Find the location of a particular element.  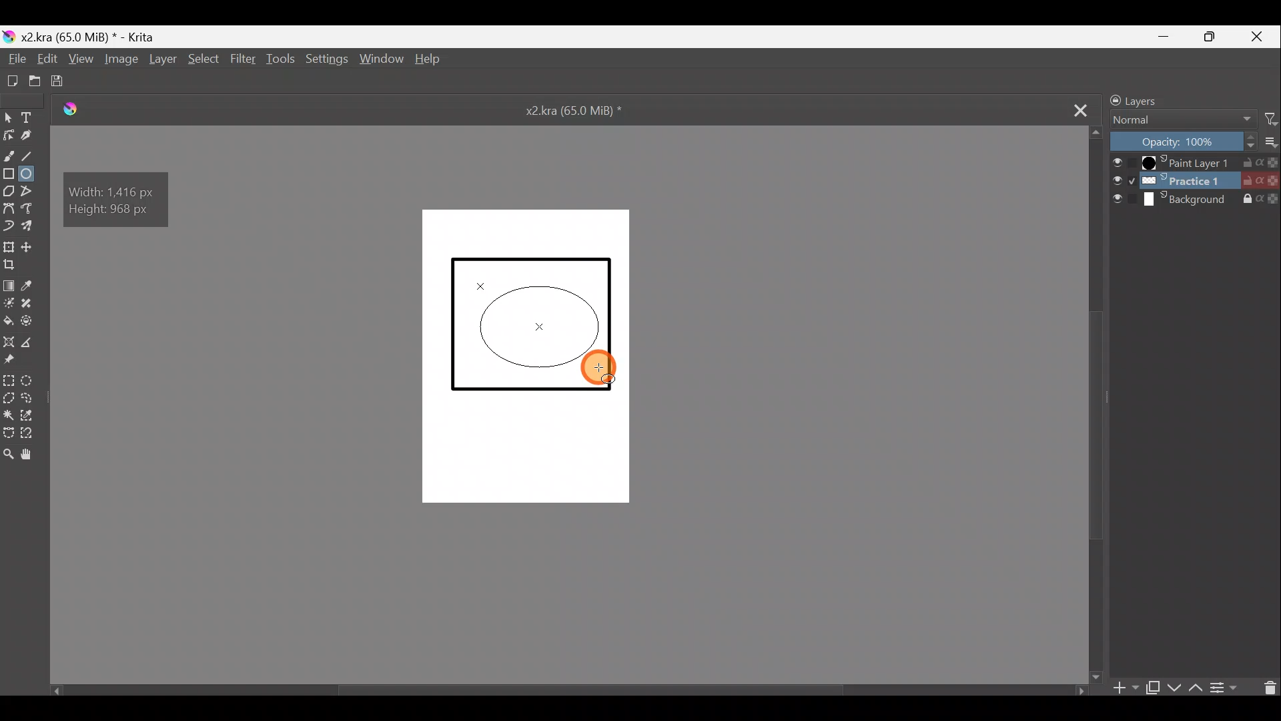

Filter is located at coordinates (1265, 119).